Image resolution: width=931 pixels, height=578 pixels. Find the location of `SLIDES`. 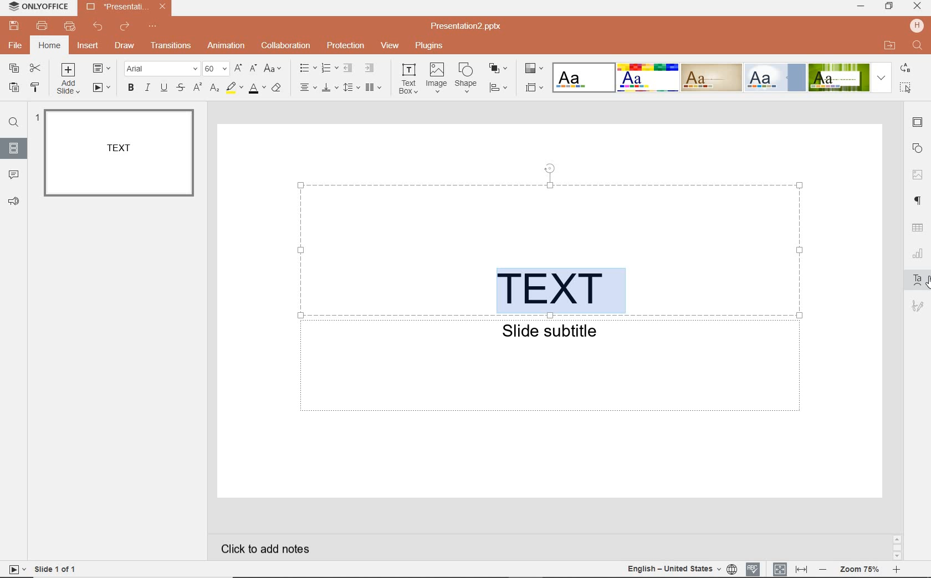

SLIDES is located at coordinates (16, 149).